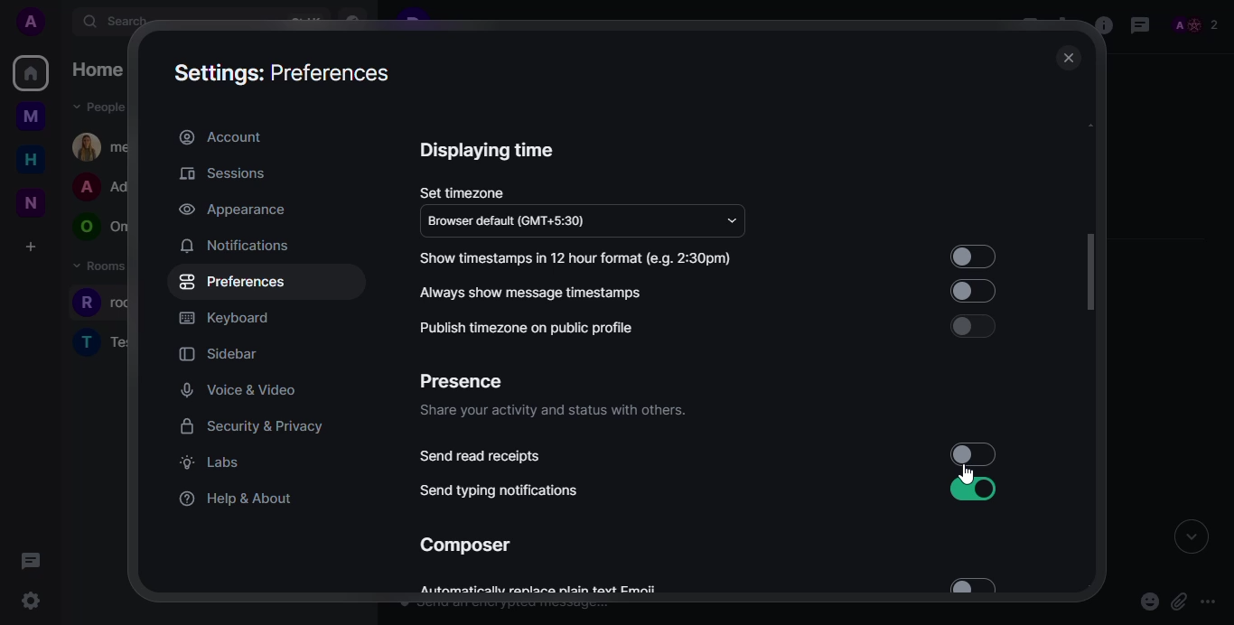 The image size is (1234, 625). What do you see at coordinates (30, 246) in the screenshot?
I see `create a space` at bounding box center [30, 246].